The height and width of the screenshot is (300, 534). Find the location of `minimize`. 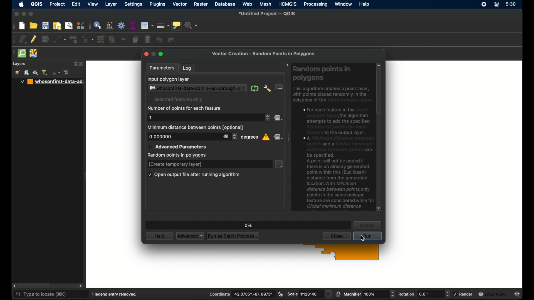

minimize is located at coordinates (24, 14).